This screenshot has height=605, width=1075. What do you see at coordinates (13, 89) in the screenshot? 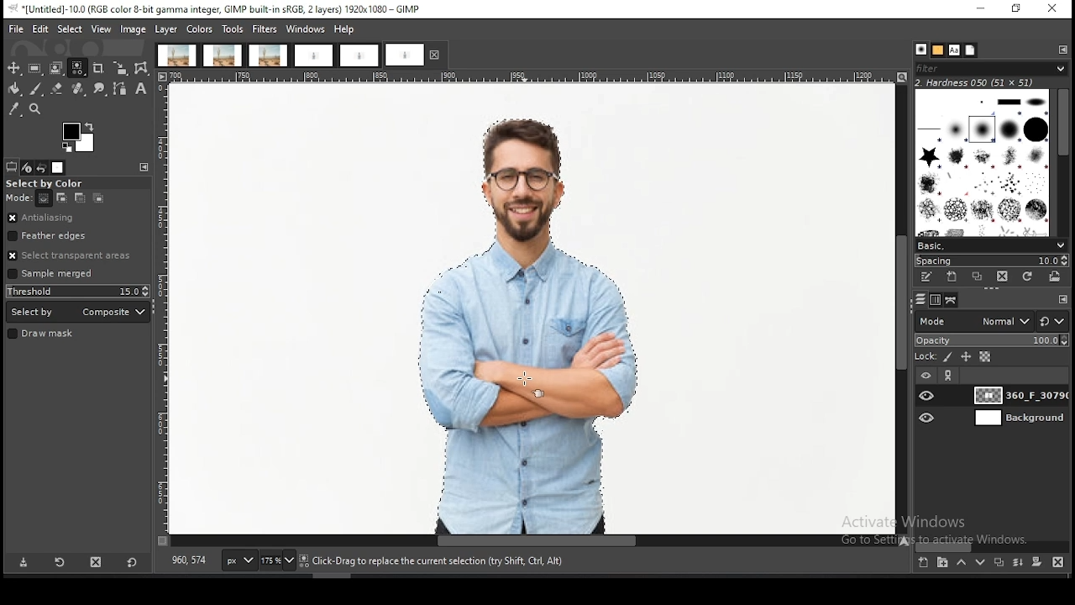
I see `paint bucket tool` at bounding box center [13, 89].